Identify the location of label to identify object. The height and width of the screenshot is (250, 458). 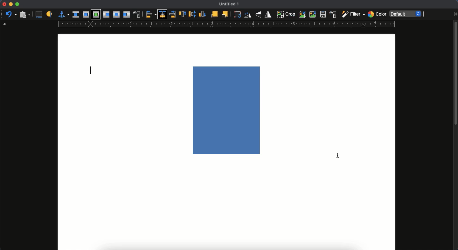
(49, 14).